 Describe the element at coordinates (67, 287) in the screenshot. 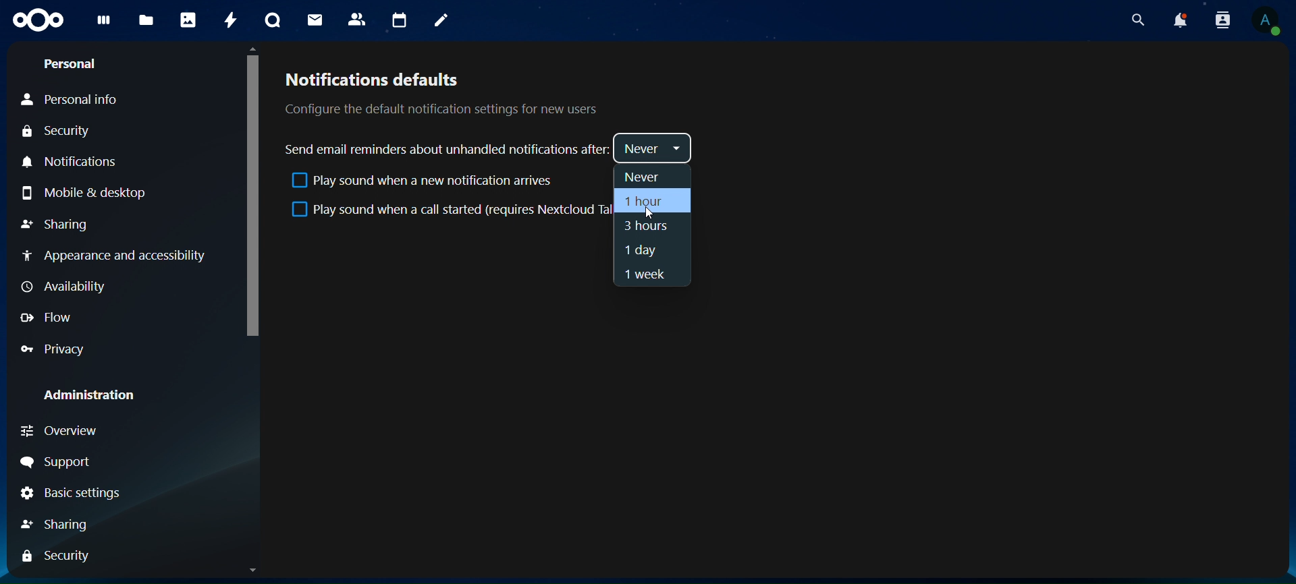

I see `Availability` at that location.